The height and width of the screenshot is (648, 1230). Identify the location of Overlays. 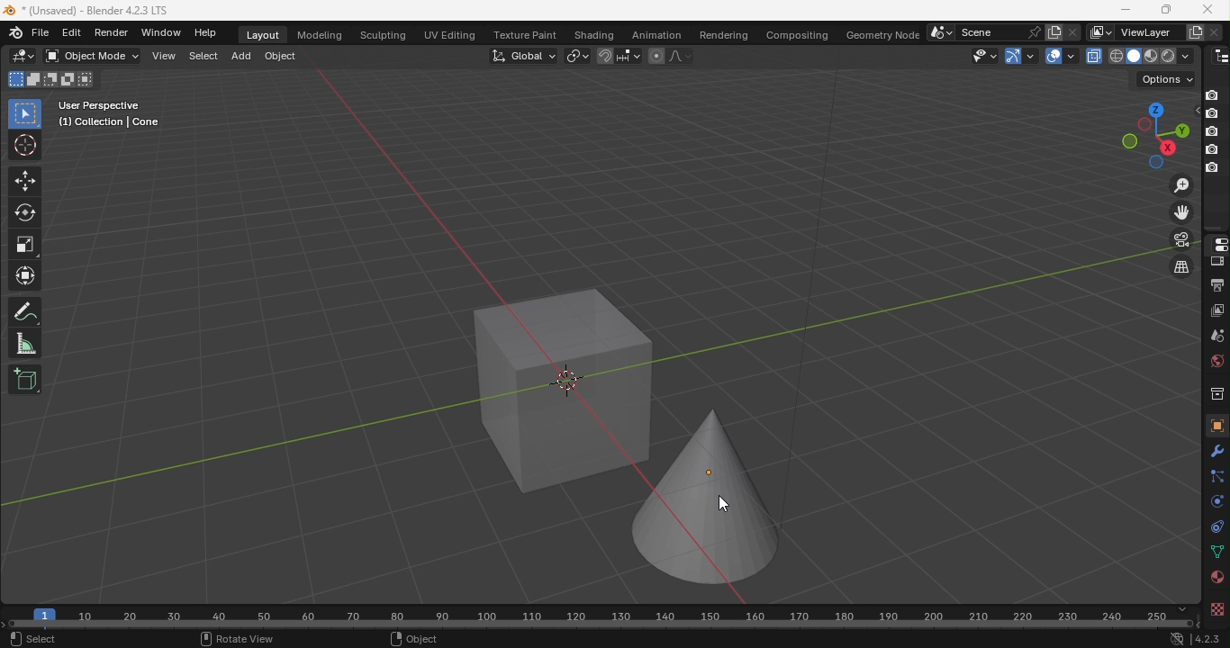
(1071, 56).